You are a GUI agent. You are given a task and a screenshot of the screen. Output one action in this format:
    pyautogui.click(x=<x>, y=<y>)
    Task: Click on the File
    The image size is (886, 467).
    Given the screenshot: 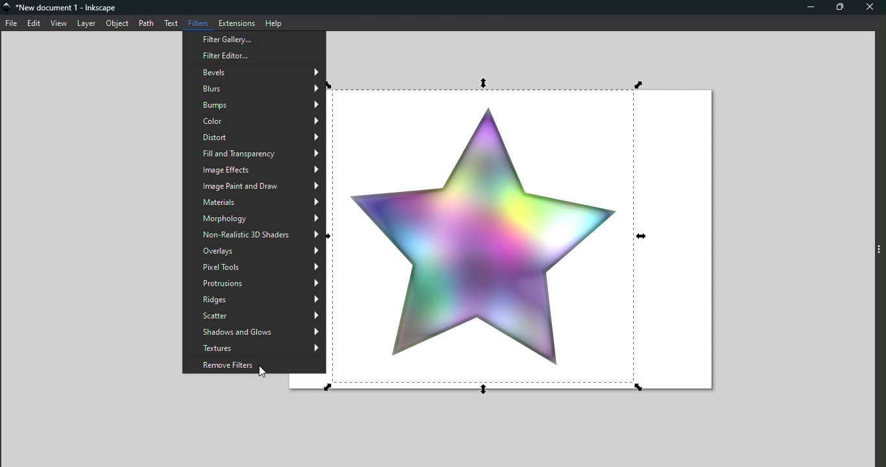 What is the action you would take?
    pyautogui.click(x=11, y=23)
    